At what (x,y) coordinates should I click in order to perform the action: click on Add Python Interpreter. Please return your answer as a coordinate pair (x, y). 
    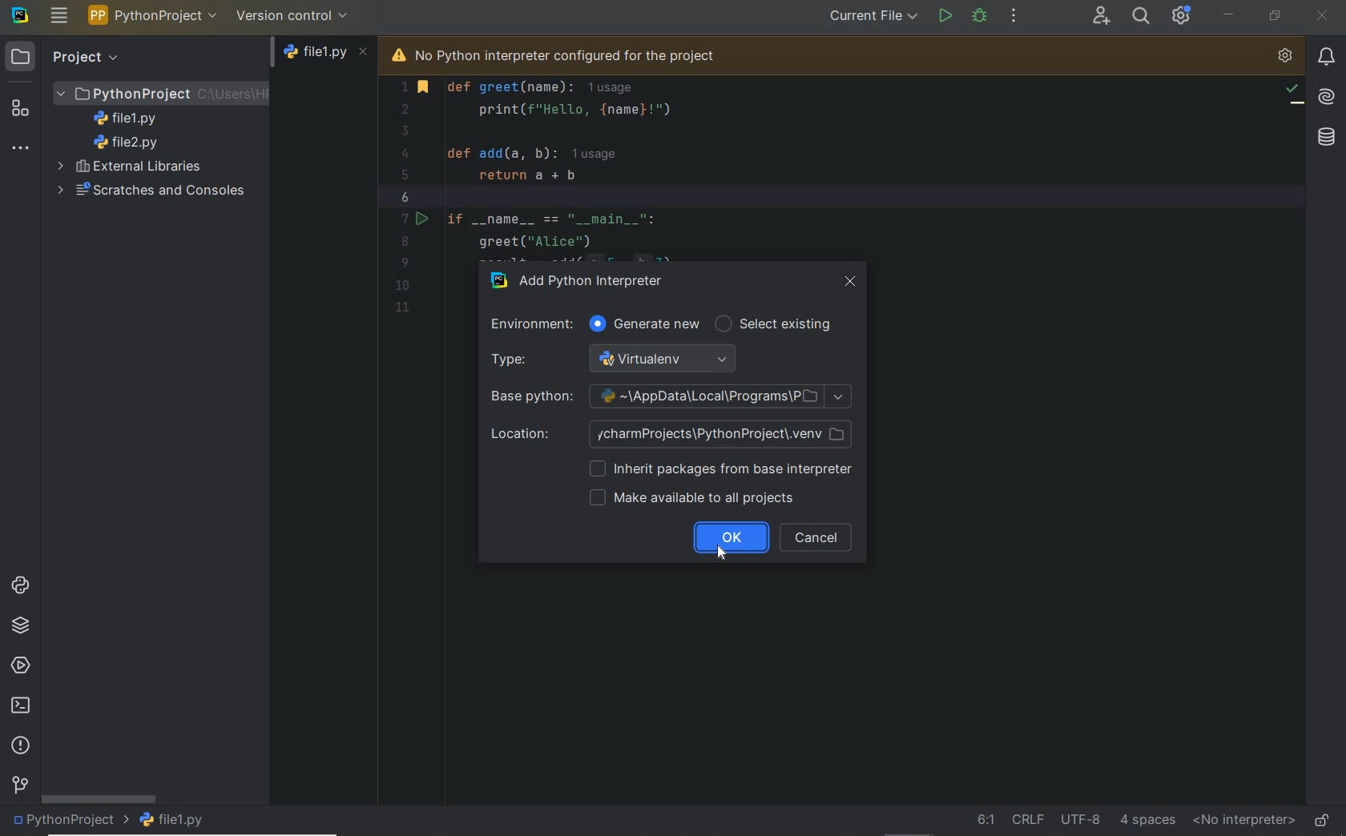
    Looking at the image, I should click on (589, 279).